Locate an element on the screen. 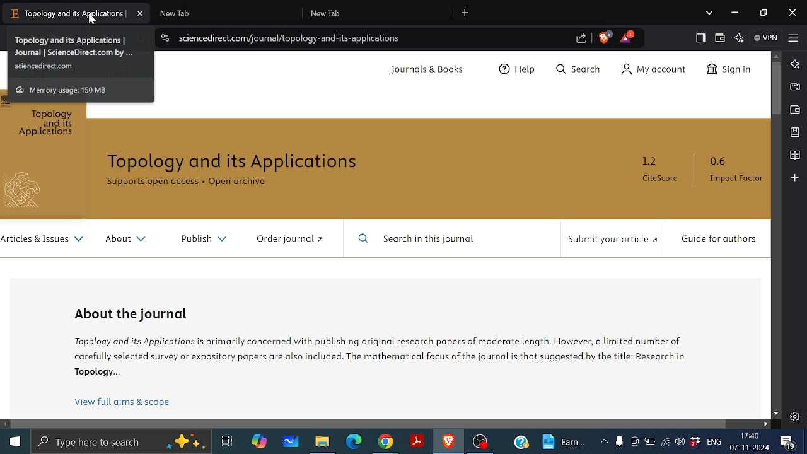  Move up is located at coordinates (778, 55).